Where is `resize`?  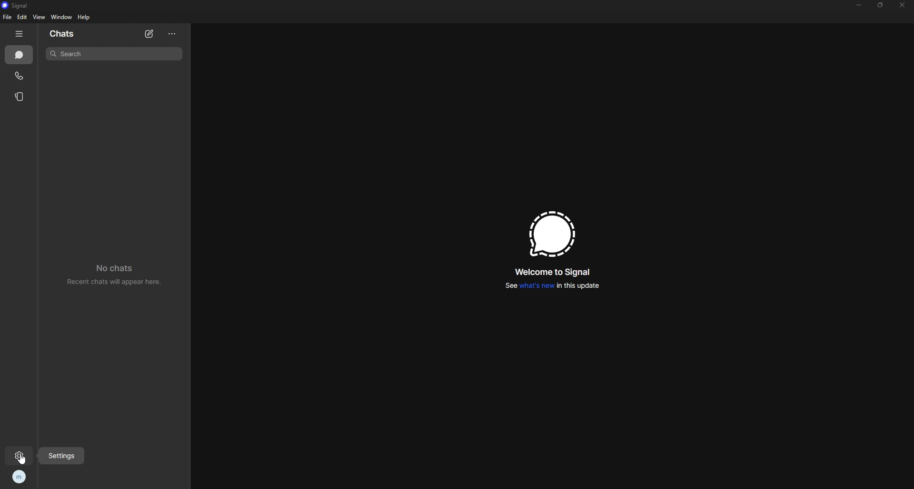
resize is located at coordinates (881, 5).